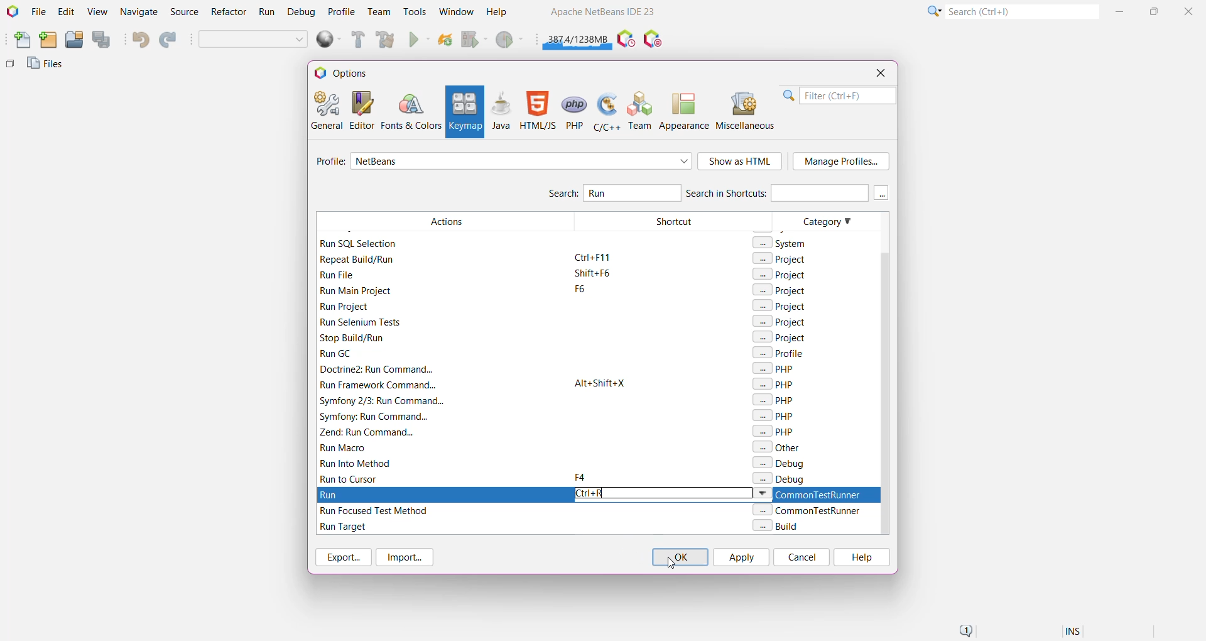 The width and height of the screenshot is (1206, 641). Describe the element at coordinates (601, 14) in the screenshot. I see `Application name and Version` at that location.